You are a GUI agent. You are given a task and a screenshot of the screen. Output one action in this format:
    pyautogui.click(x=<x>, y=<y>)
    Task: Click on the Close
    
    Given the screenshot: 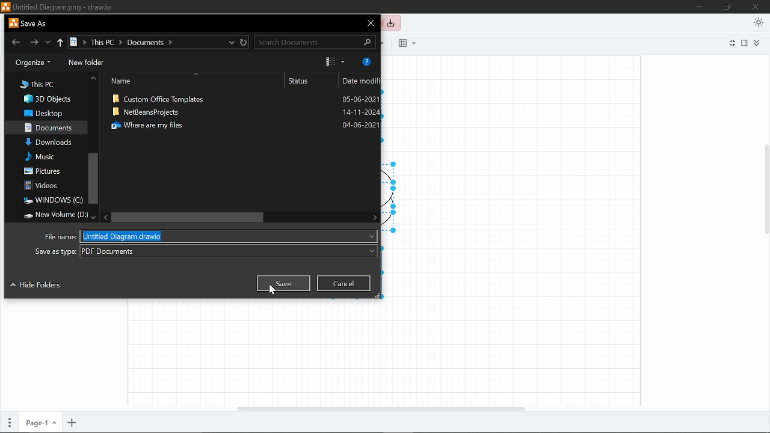 What is the action you would take?
    pyautogui.click(x=371, y=23)
    